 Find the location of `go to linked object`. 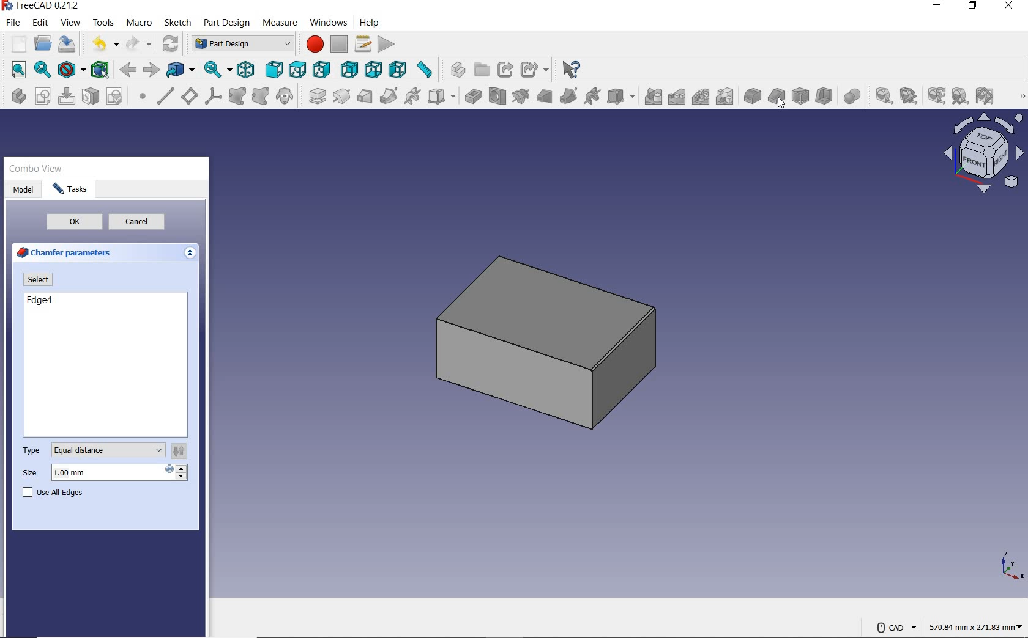

go to linked object is located at coordinates (181, 69).